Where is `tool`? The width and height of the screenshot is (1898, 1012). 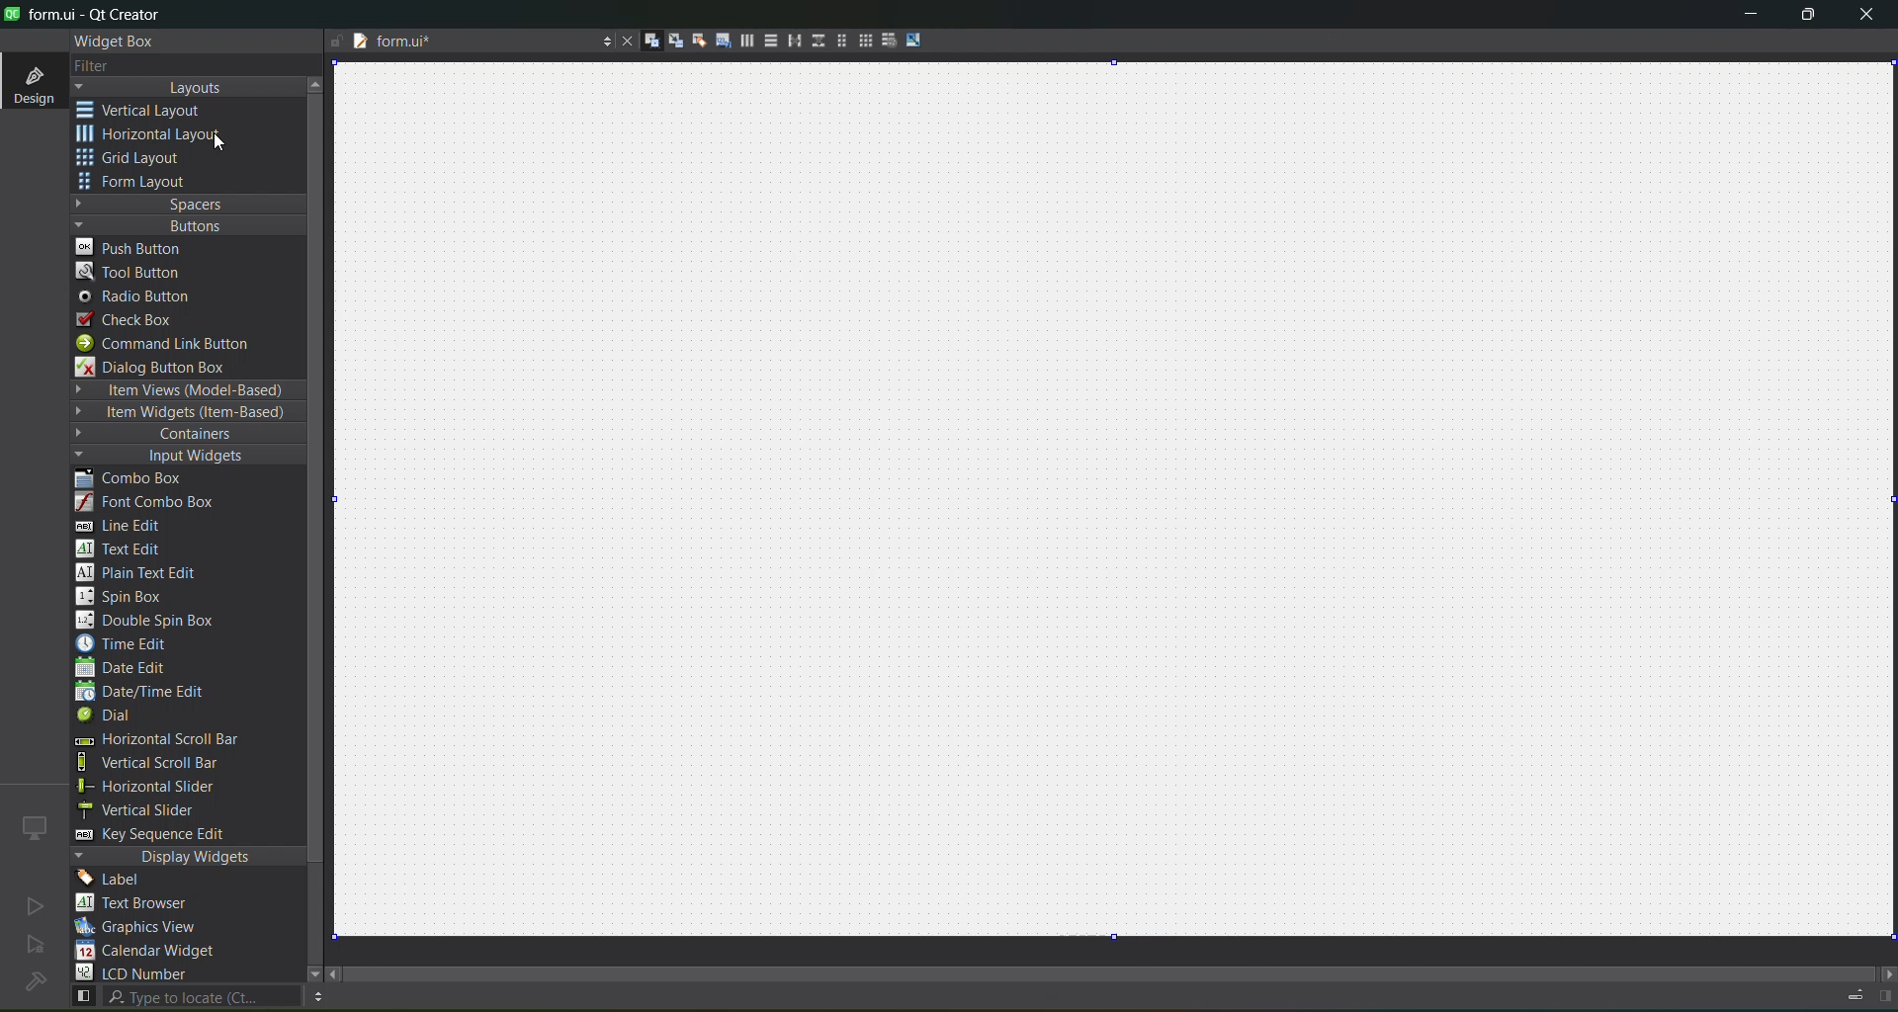
tool is located at coordinates (132, 271).